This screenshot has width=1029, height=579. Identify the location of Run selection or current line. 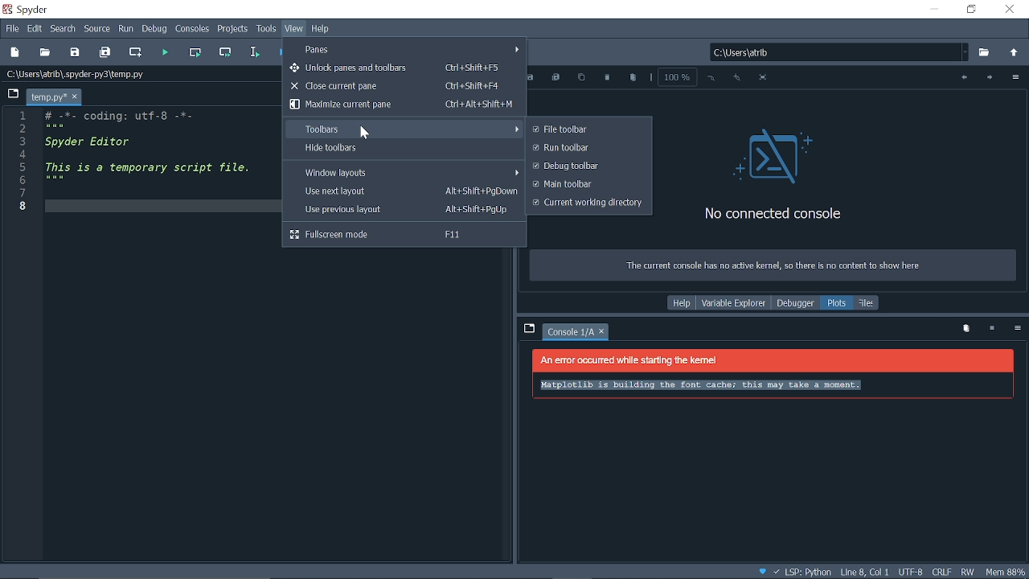
(256, 52).